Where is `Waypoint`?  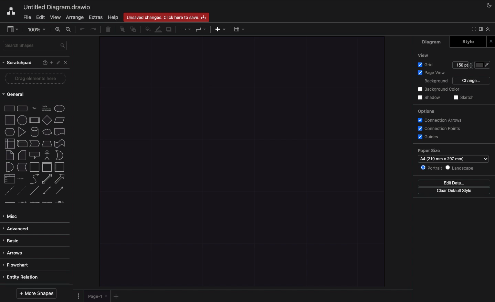
Waypoint is located at coordinates (201, 29).